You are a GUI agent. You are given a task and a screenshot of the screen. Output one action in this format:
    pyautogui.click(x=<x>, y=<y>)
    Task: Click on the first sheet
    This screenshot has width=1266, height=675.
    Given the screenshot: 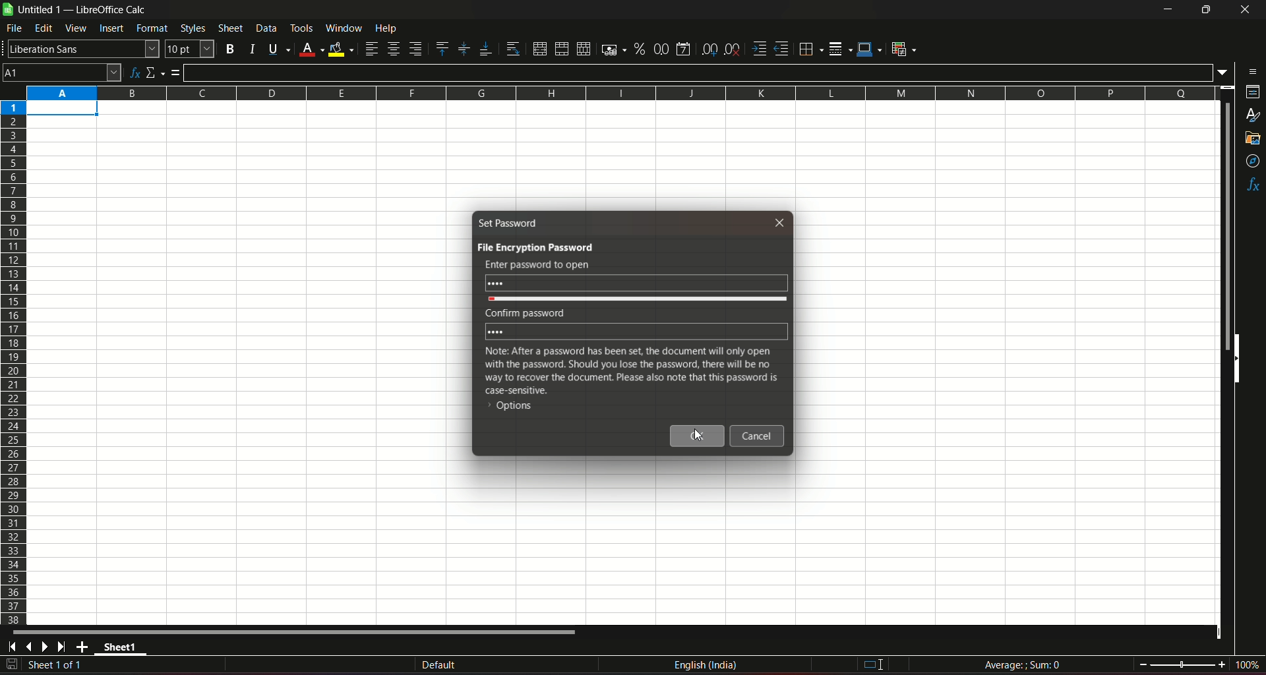 What is the action you would take?
    pyautogui.click(x=15, y=647)
    